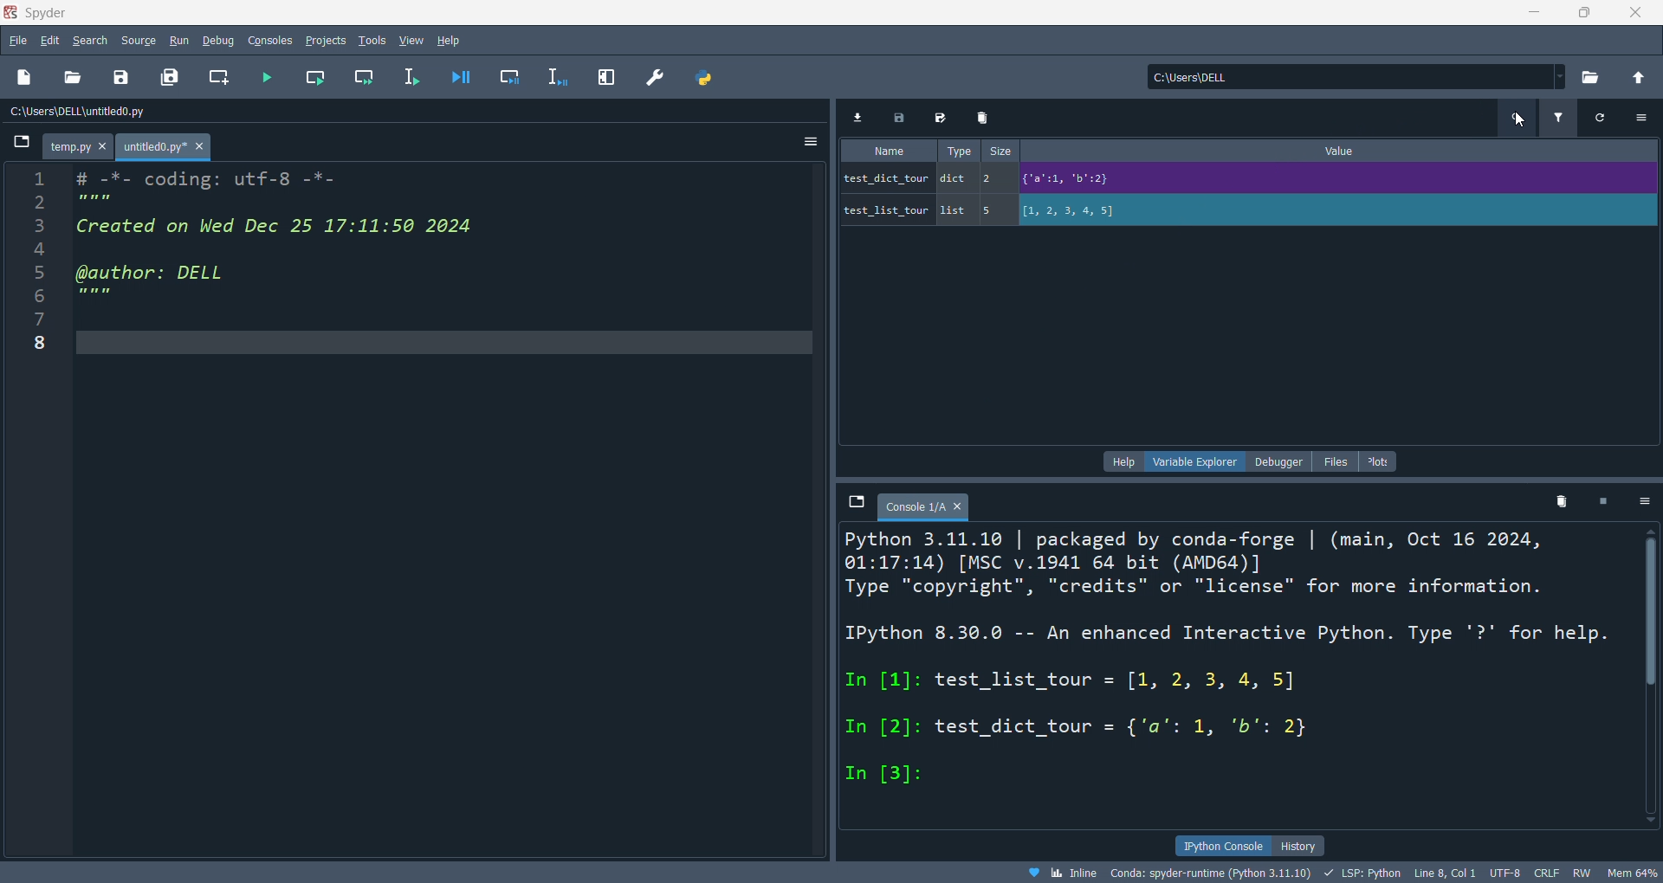 The width and height of the screenshot is (1663, 883). What do you see at coordinates (262, 78) in the screenshot?
I see `run file` at bounding box center [262, 78].